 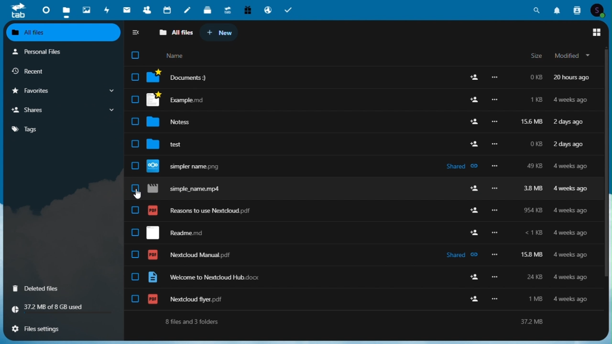 What do you see at coordinates (538, 9) in the screenshot?
I see `Search` at bounding box center [538, 9].